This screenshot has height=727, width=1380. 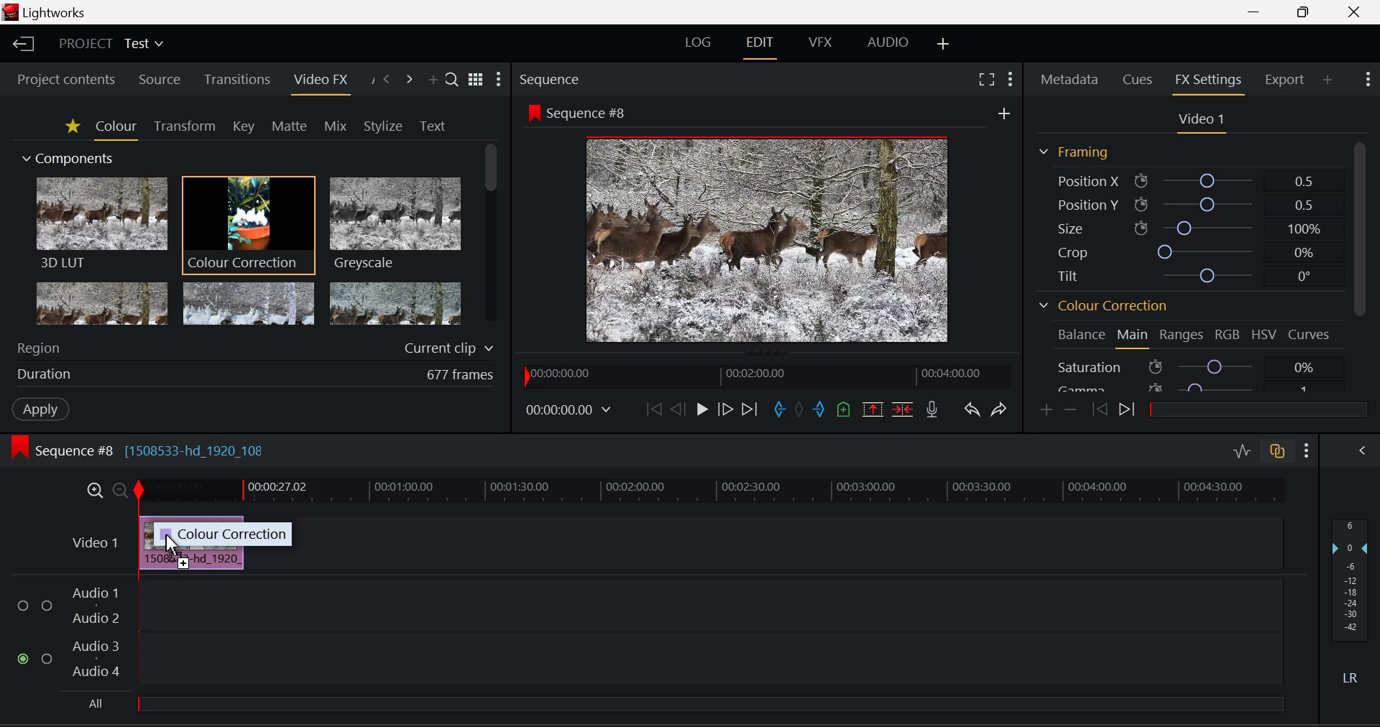 I want to click on Previous keyframe, so click(x=1099, y=410).